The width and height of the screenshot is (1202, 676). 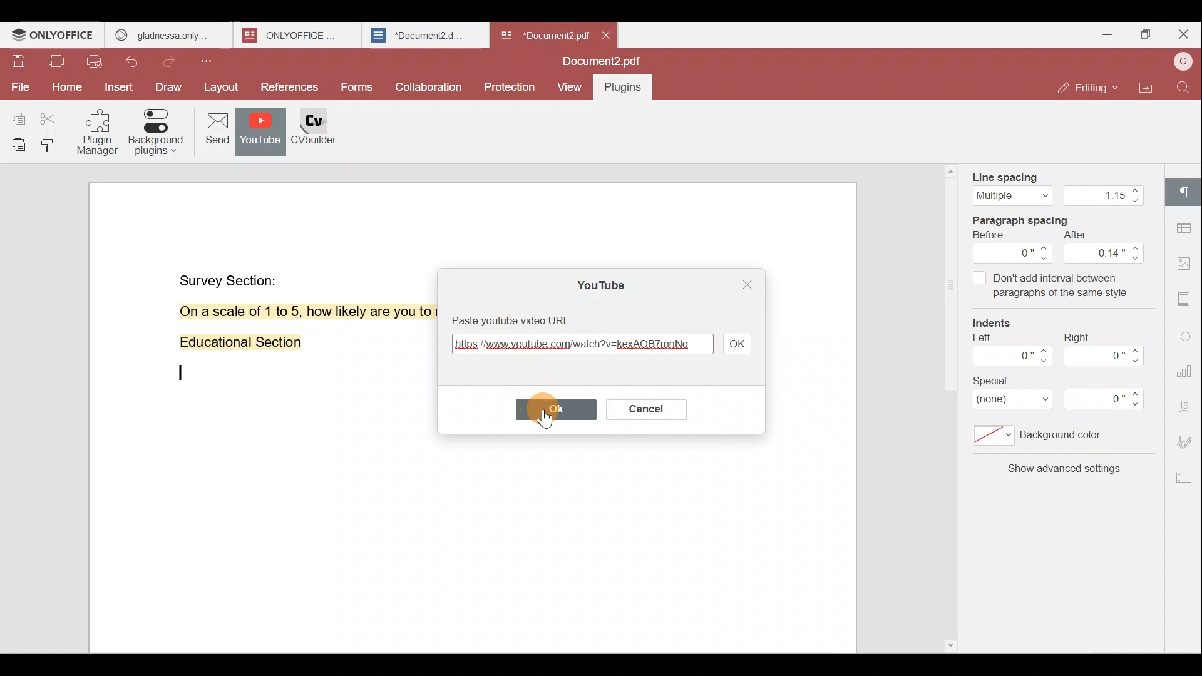 I want to click on Open file location, so click(x=1146, y=90).